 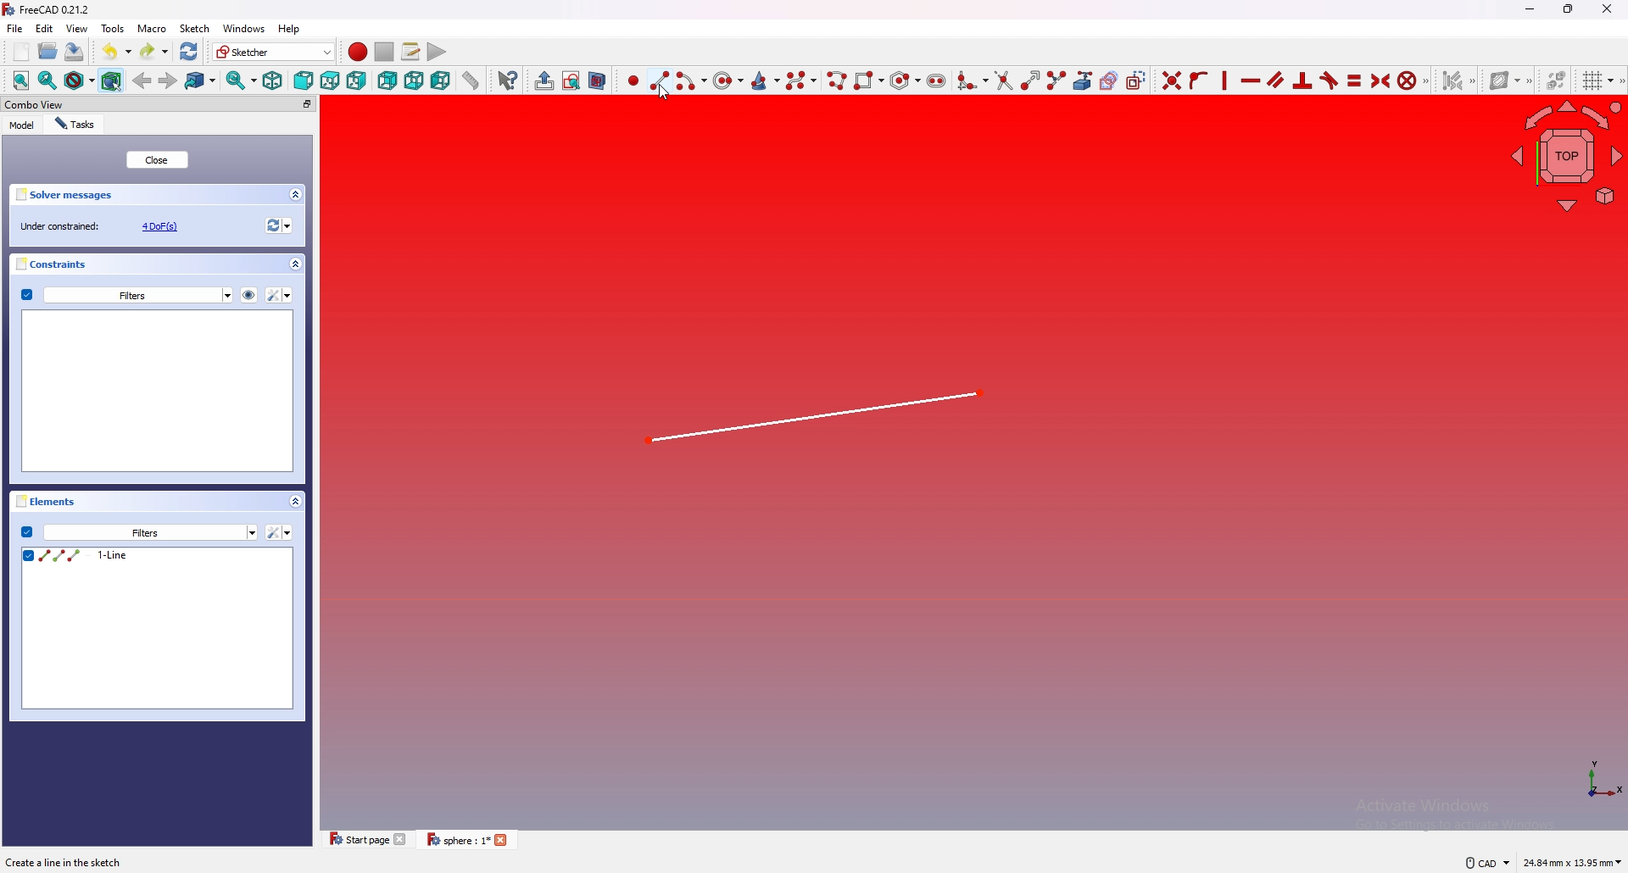 I want to click on Forces recomputation of active document, so click(x=276, y=227).